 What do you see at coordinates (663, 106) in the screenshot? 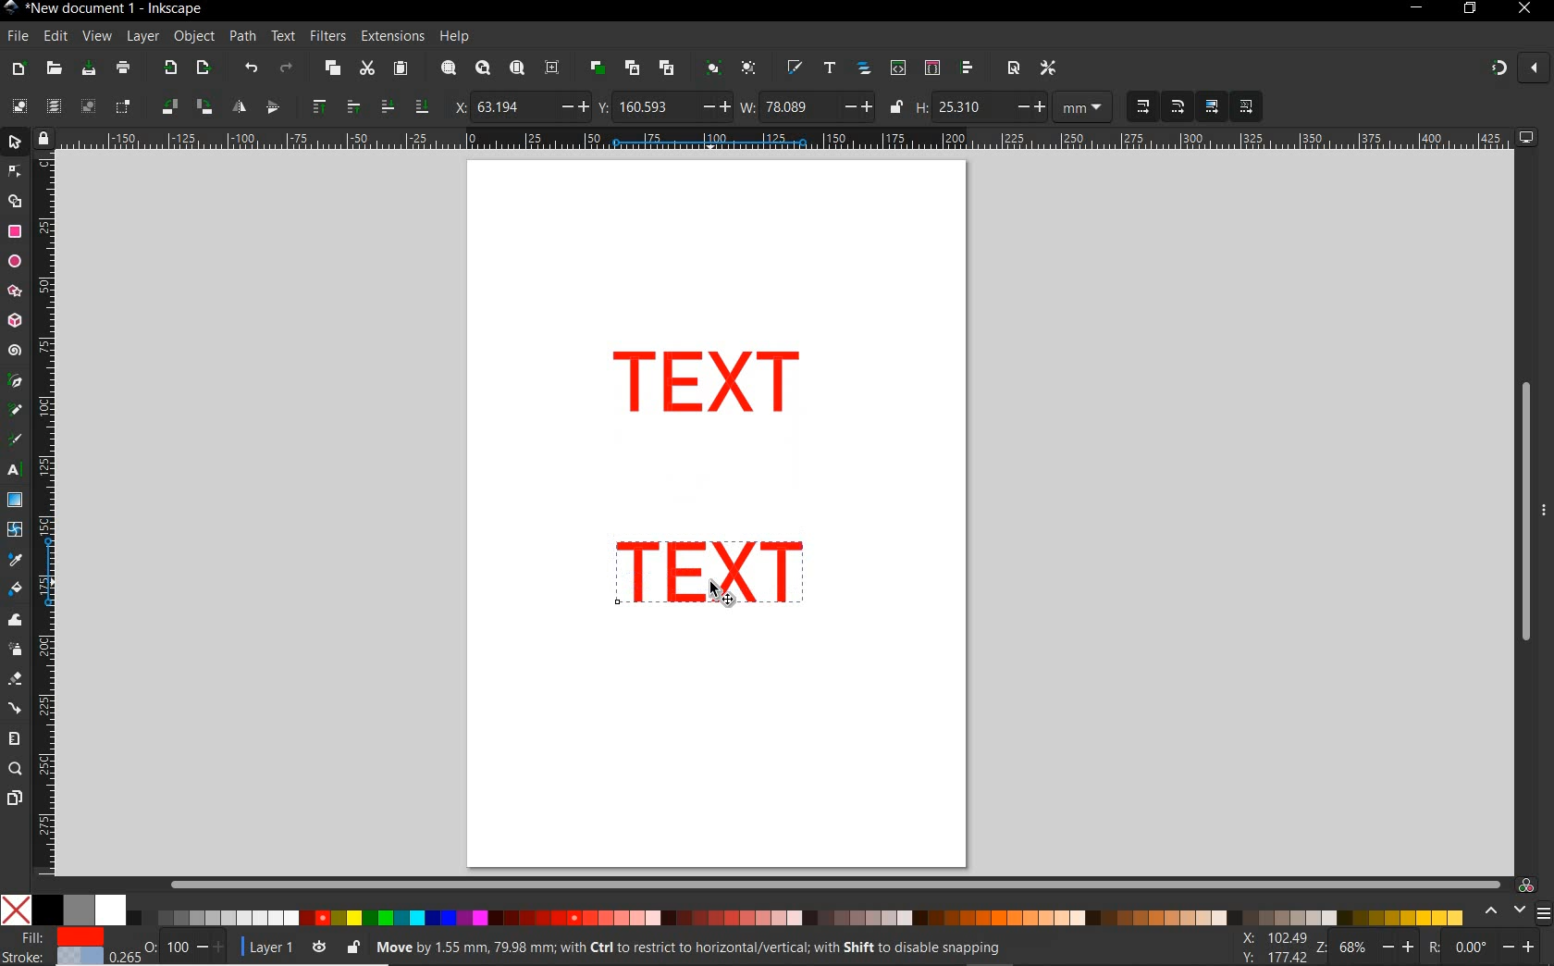
I see `vertical coordinate of selection` at bounding box center [663, 106].